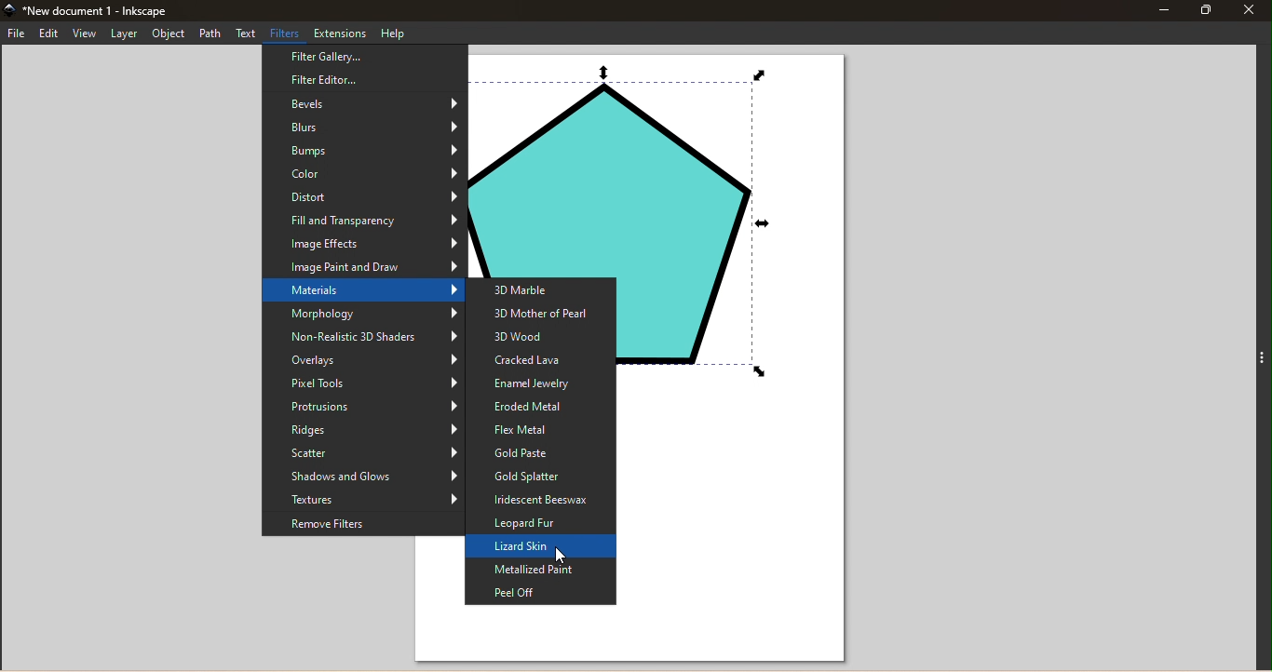  Describe the element at coordinates (362, 477) in the screenshot. I see `Shadows and Glows` at that location.